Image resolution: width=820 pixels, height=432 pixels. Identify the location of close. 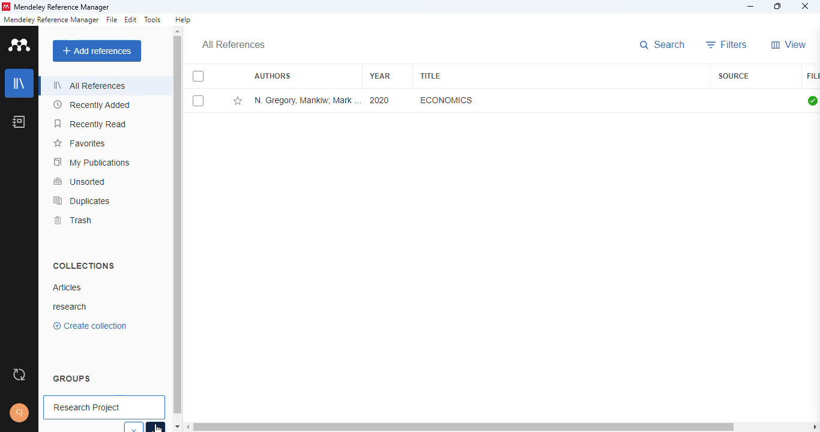
(806, 7).